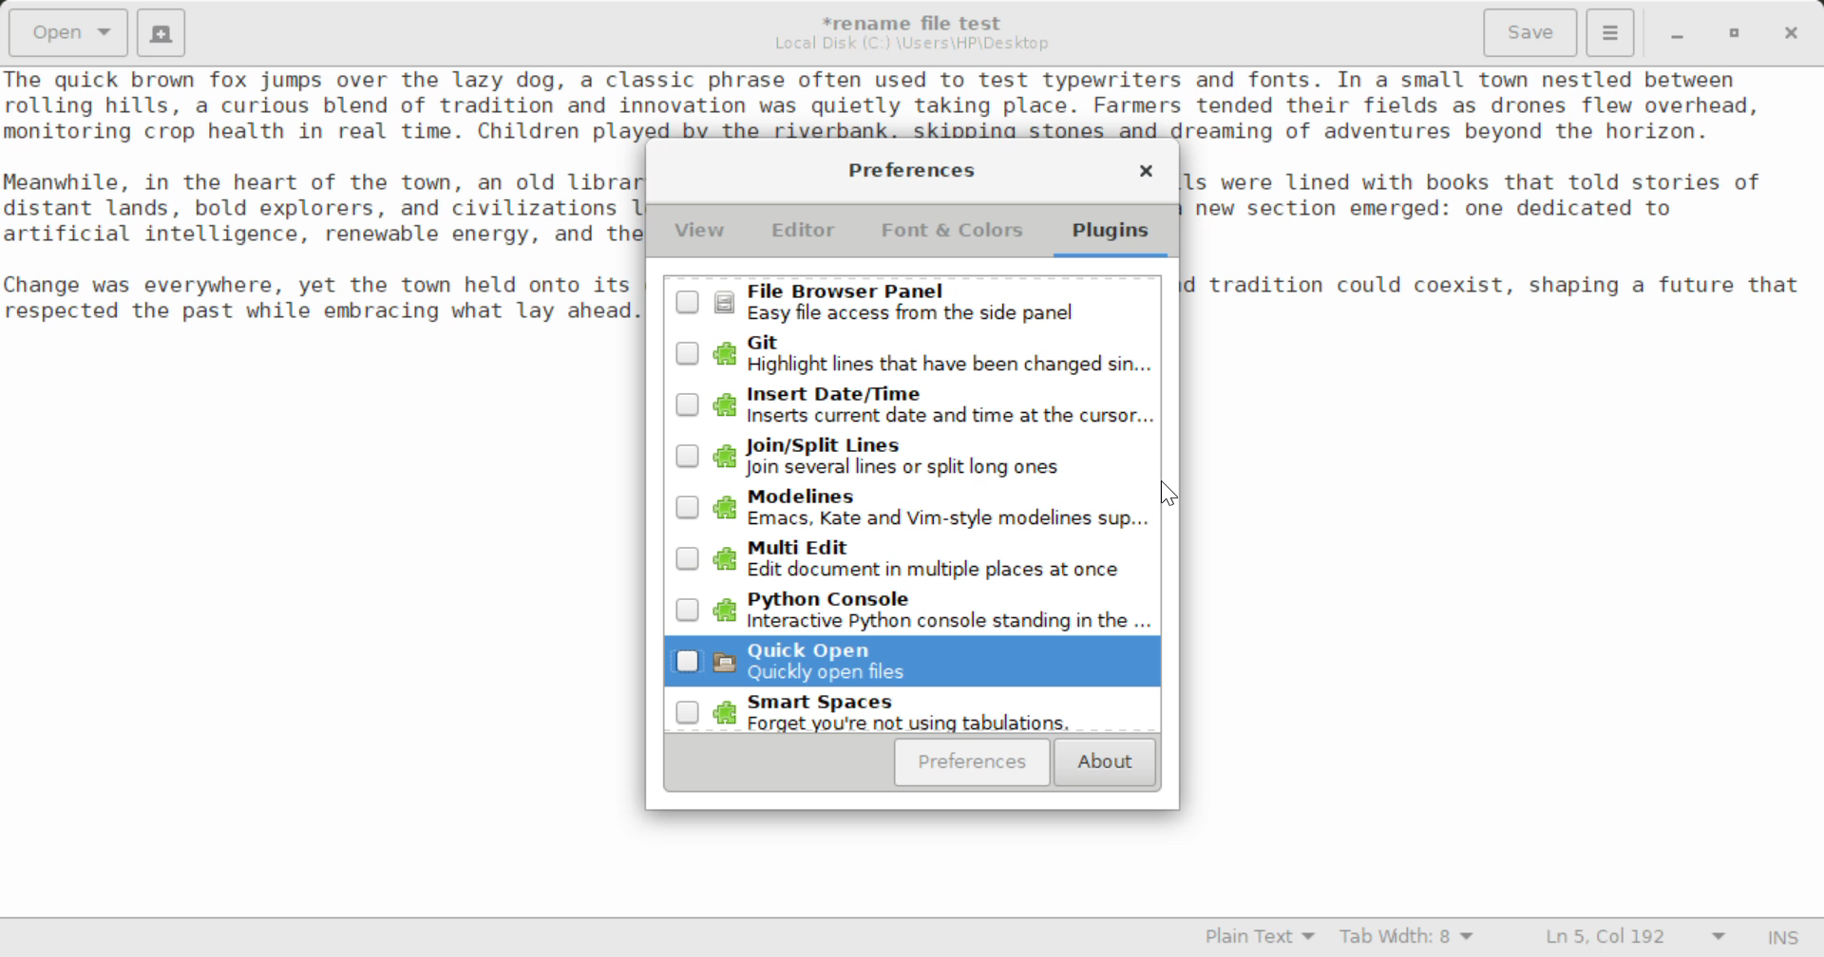 The image size is (1824, 957). What do you see at coordinates (807, 235) in the screenshot?
I see `Editor Tab` at bounding box center [807, 235].